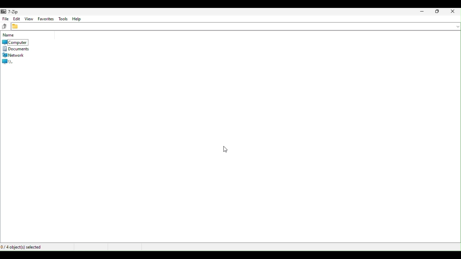 The width and height of the screenshot is (461, 259). What do you see at coordinates (17, 19) in the screenshot?
I see `Edit` at bounding box center [17, 19].